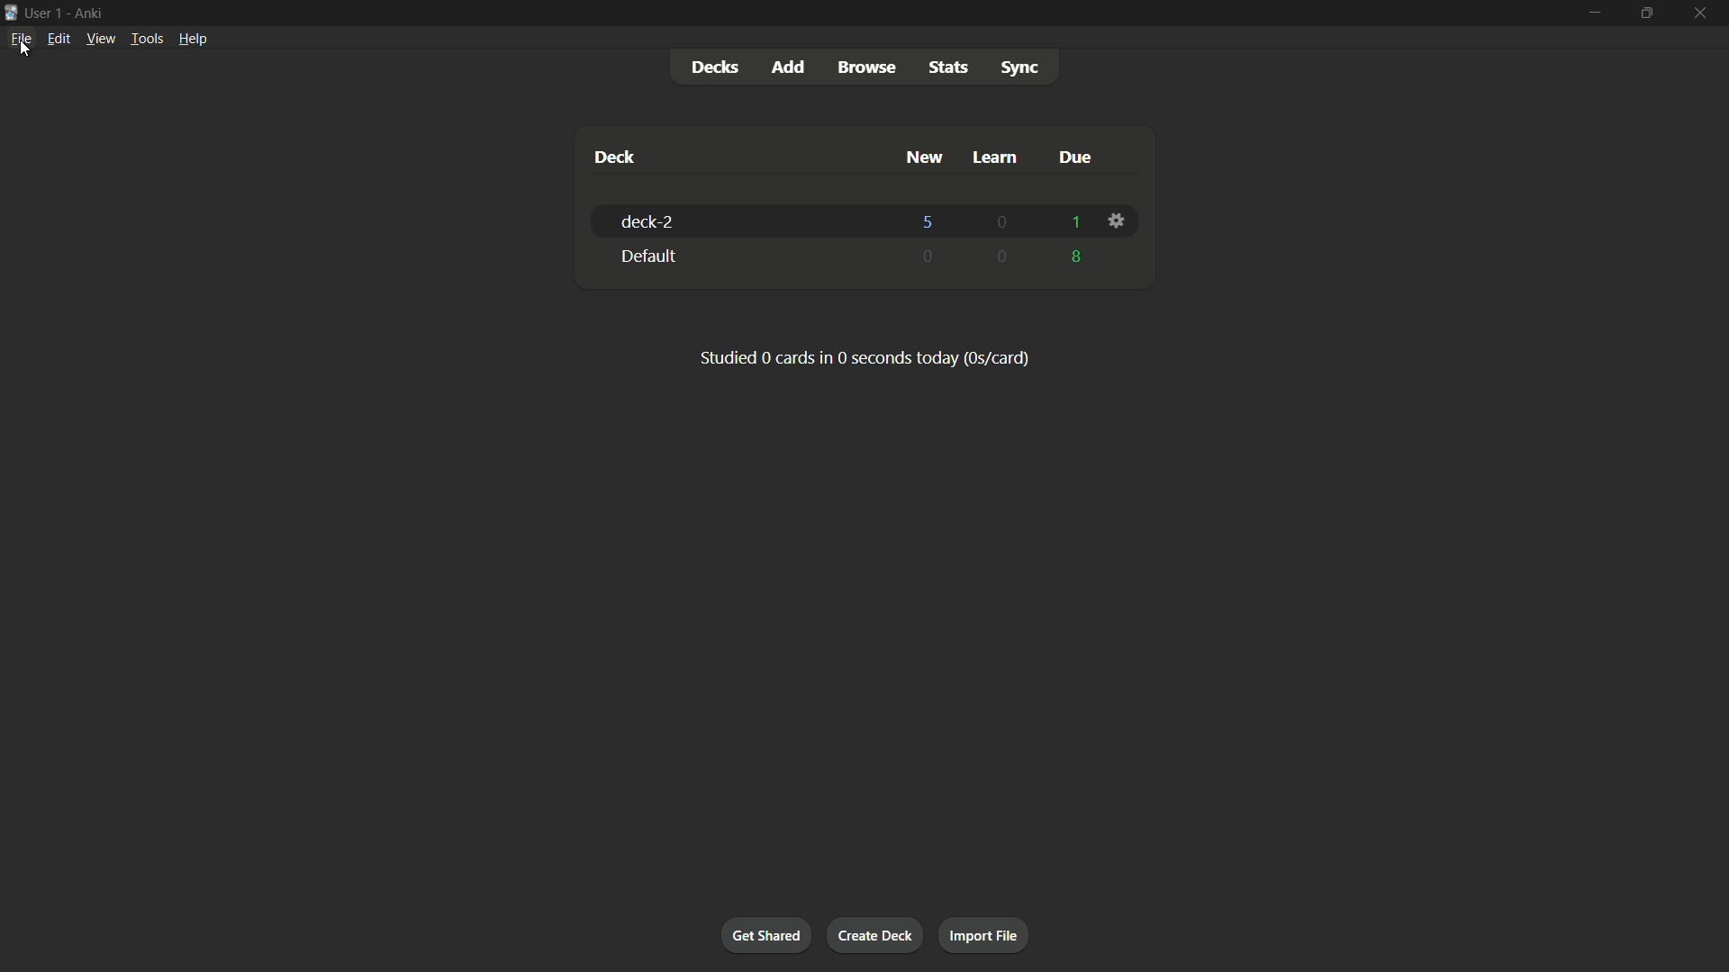 The width and height of the screenshot is (1729, 972). Describe the element at coordinates (99, 38) in the screenshot. I see `View` at that location.